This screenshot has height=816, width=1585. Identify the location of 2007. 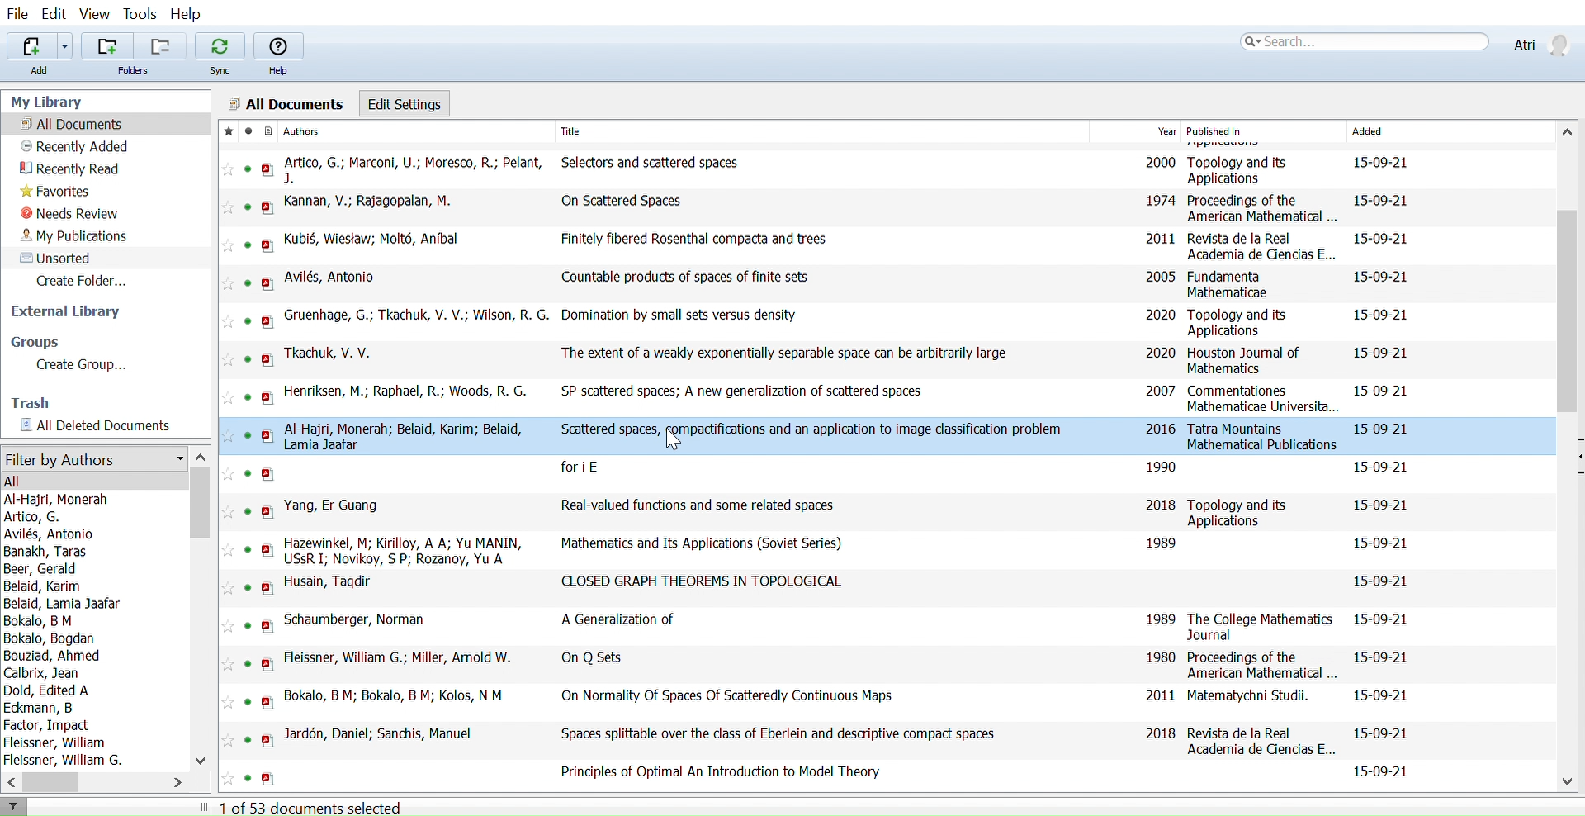
(1163, 391).